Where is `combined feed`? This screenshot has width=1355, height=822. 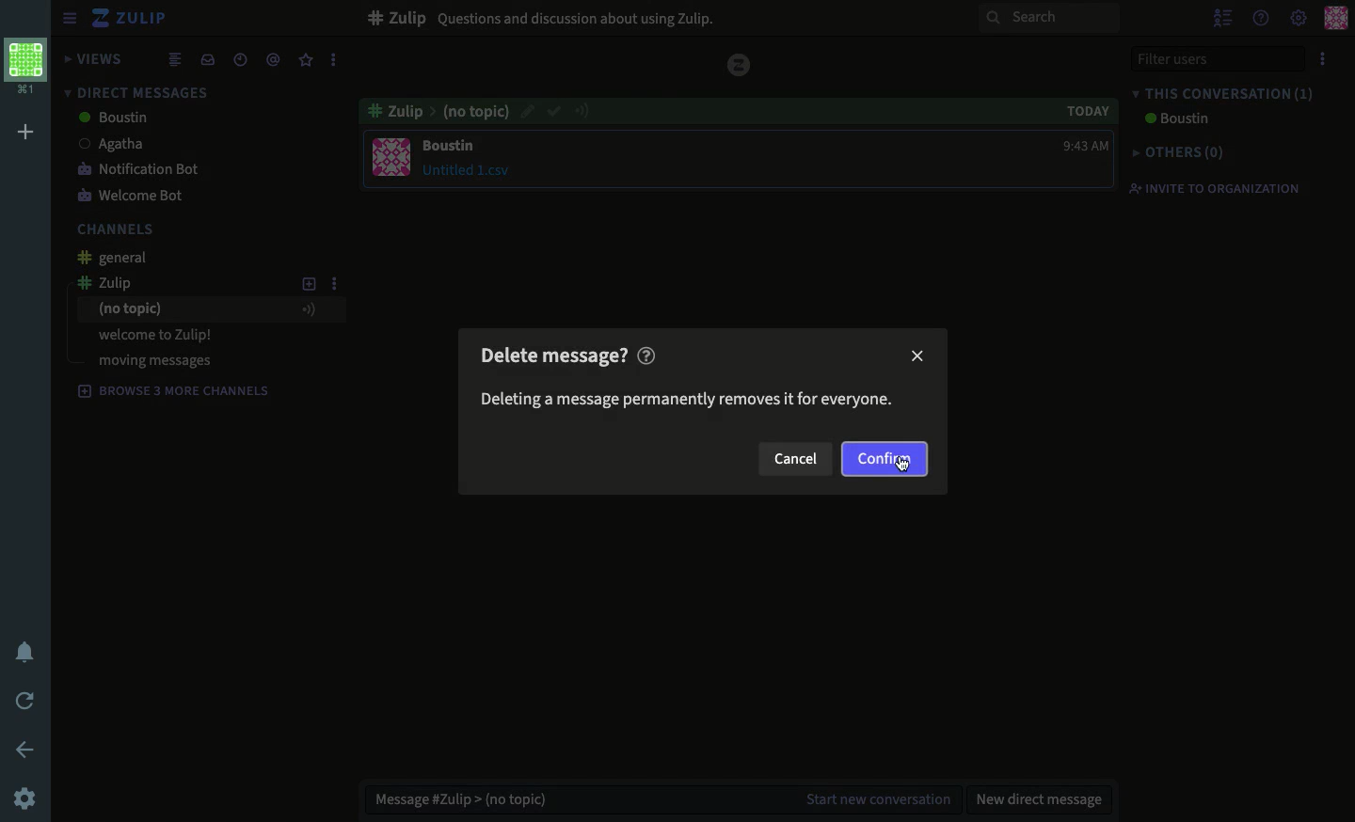
combined feed is located at coordinates (175, 60).